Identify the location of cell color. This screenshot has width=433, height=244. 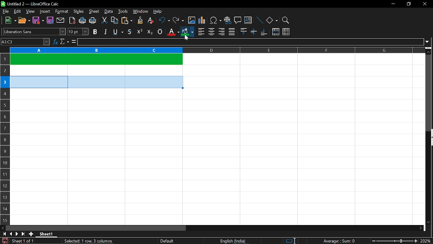
(187, 32).